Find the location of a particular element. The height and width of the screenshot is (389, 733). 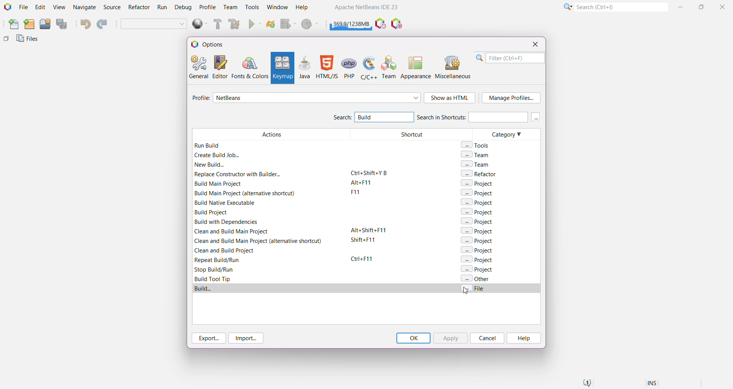

Import is located at coordinates (247, 338).